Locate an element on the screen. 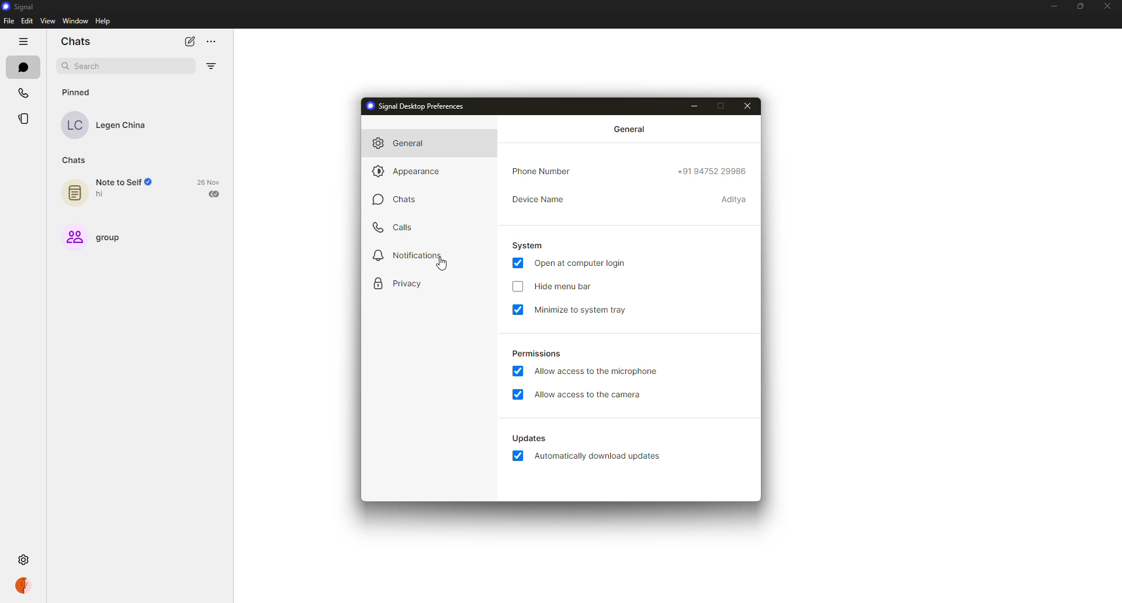  automatically download updates is located at coordinates (600, 458).